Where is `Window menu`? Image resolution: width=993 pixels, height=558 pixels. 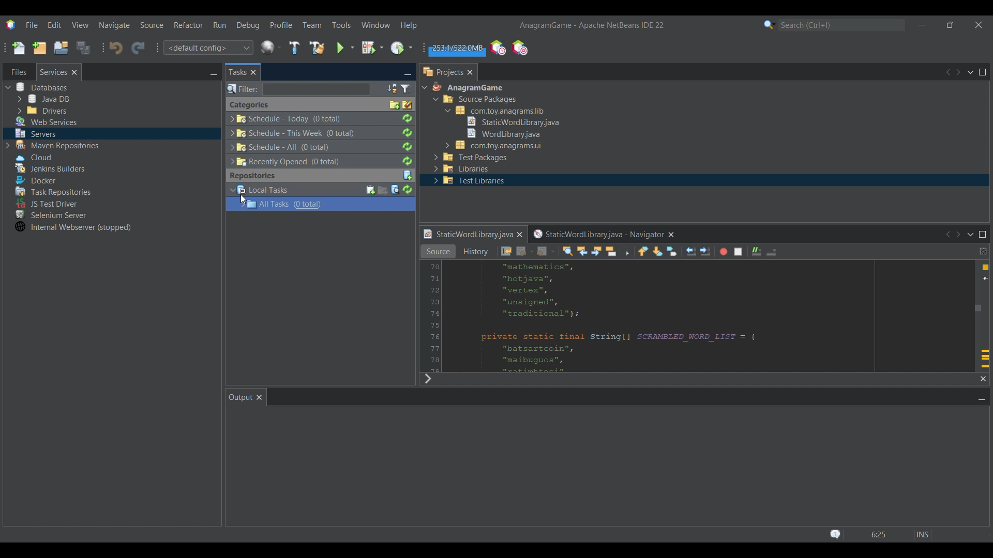 Window menu is located at coordinates (375, 25).